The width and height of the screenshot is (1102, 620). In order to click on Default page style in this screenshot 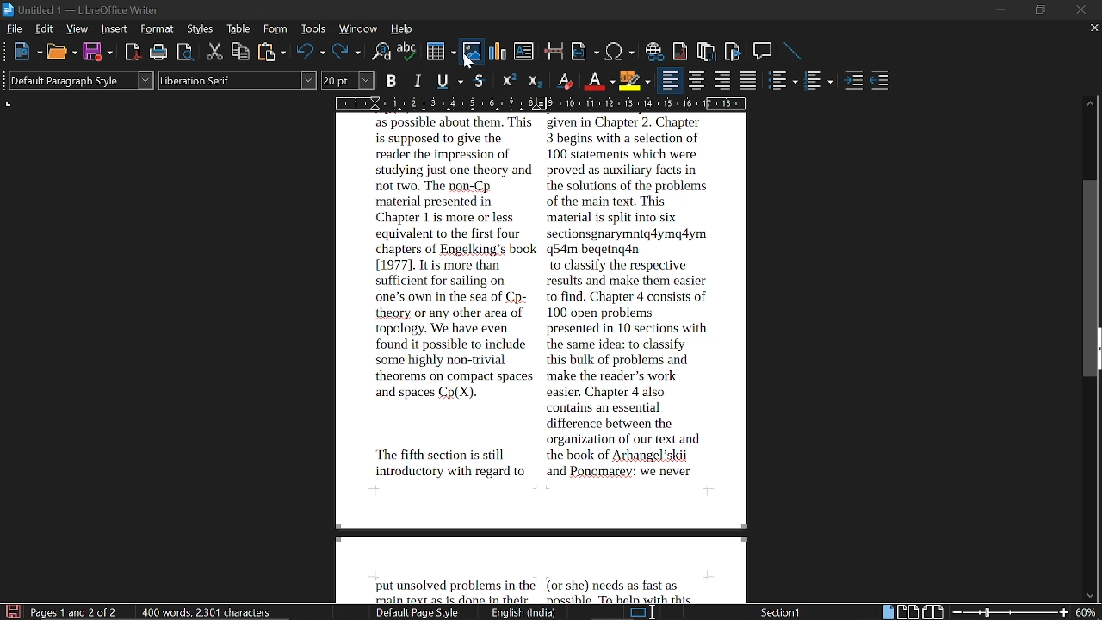, I will do `click(420, 613)`.